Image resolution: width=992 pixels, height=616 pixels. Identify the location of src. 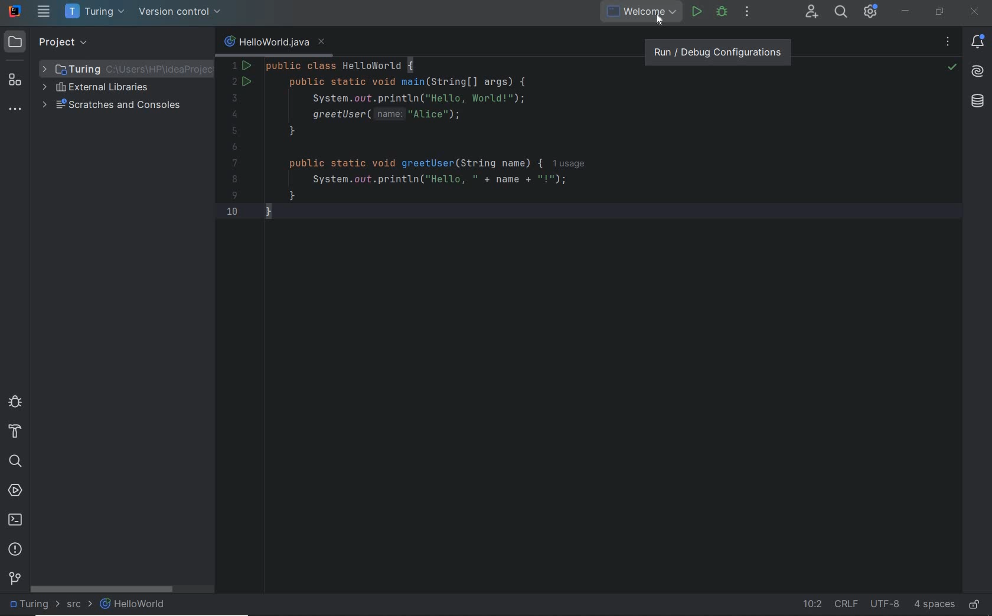
(79, 606).